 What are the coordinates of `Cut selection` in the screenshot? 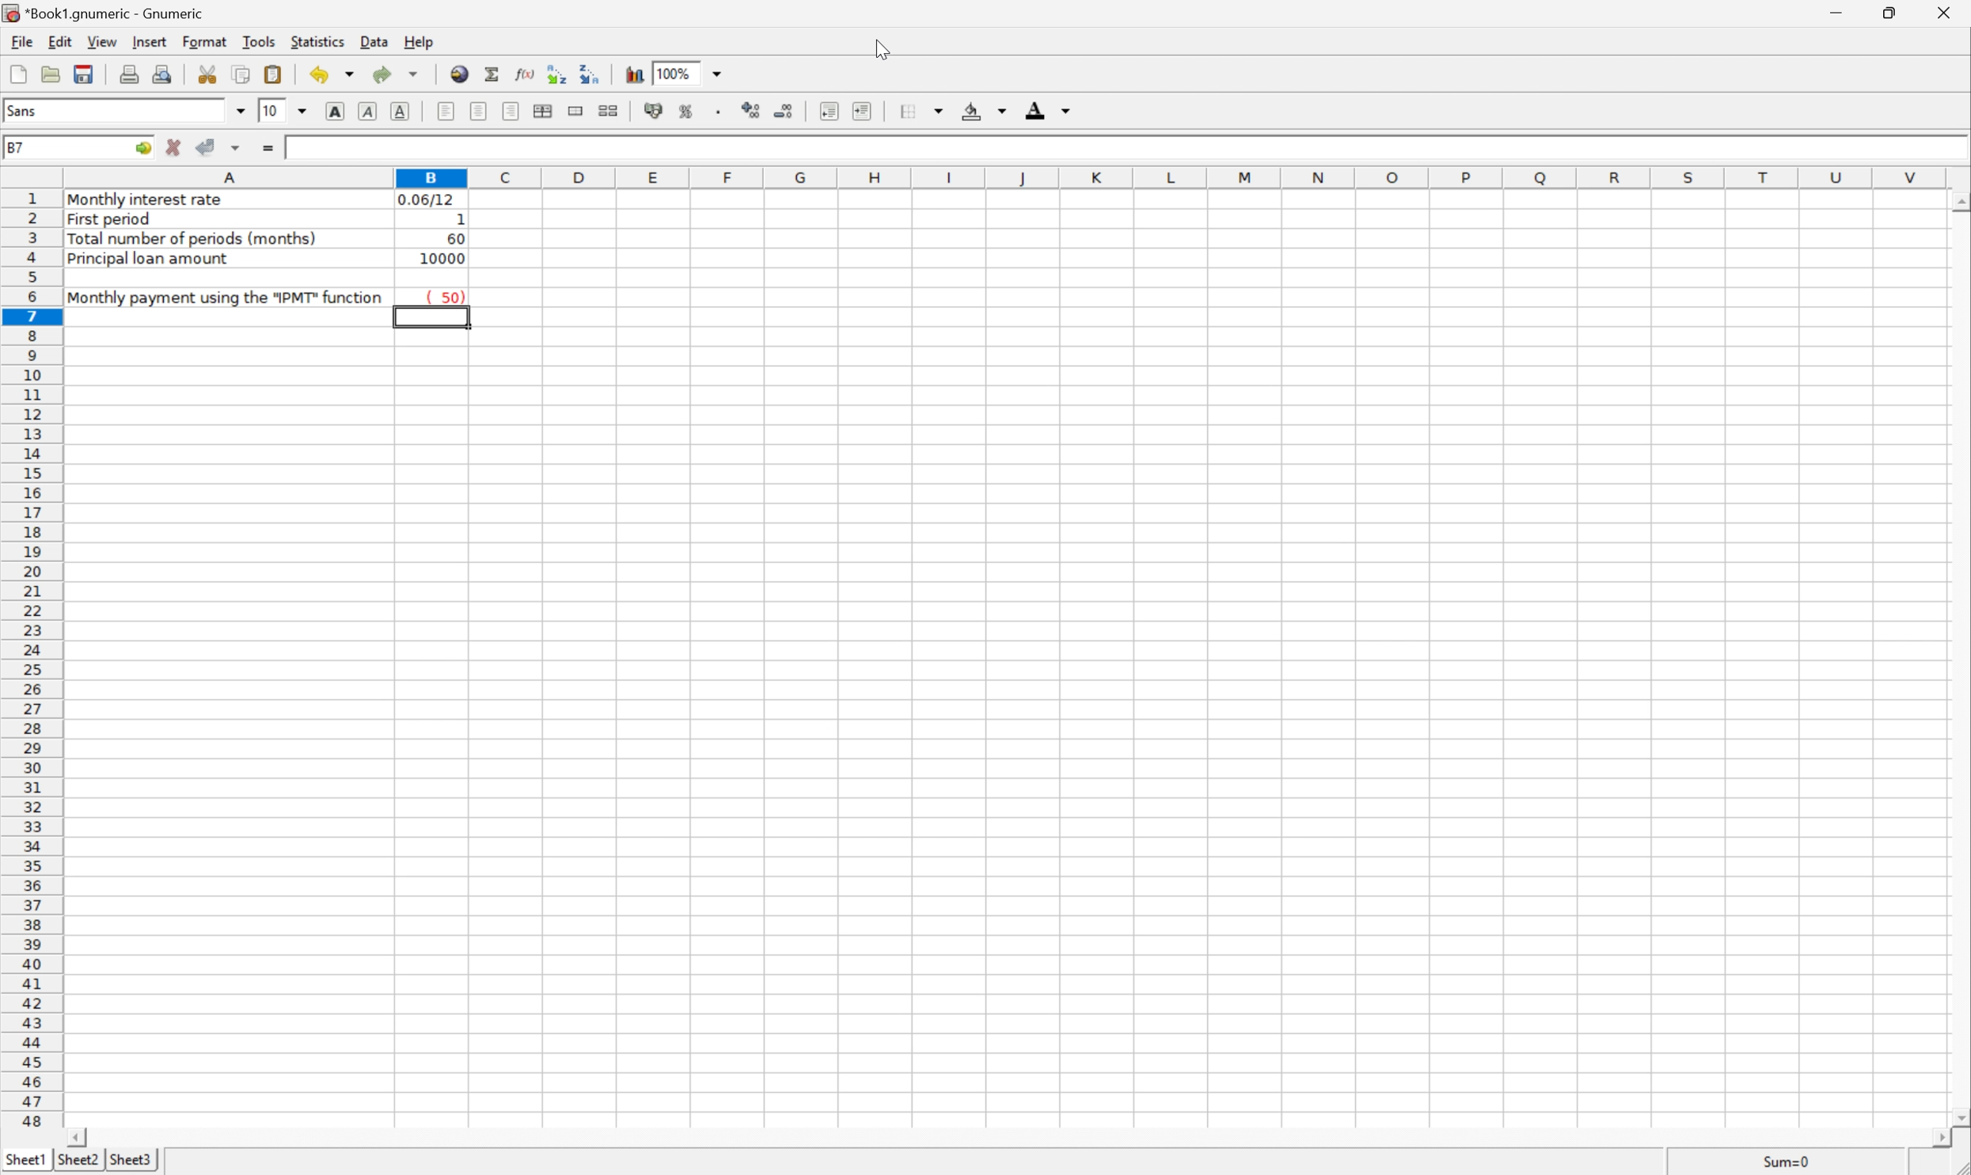 It's located at (207, 73).